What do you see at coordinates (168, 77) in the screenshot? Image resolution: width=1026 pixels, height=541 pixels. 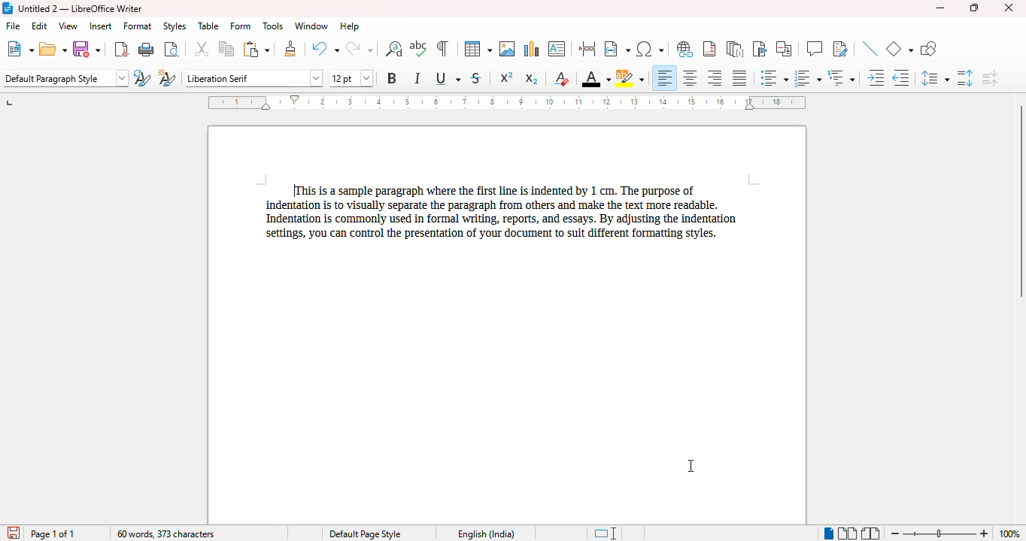 I see `new style from selection` at bounding box center [168, 77].